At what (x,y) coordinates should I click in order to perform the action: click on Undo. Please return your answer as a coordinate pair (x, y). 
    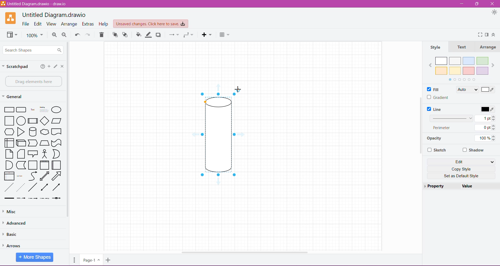
    Looking at the image, I should click on (77, 34).